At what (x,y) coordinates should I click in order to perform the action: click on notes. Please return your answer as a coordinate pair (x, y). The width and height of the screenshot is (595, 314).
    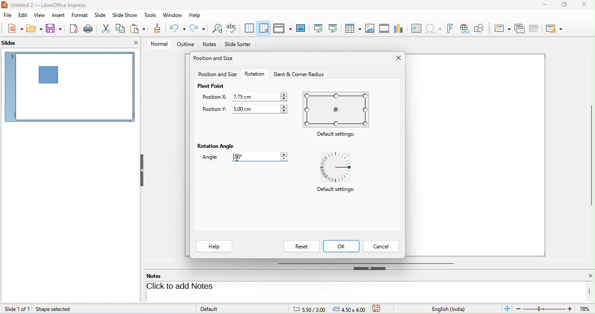
    Looking at the image, I should click on (159, 276).